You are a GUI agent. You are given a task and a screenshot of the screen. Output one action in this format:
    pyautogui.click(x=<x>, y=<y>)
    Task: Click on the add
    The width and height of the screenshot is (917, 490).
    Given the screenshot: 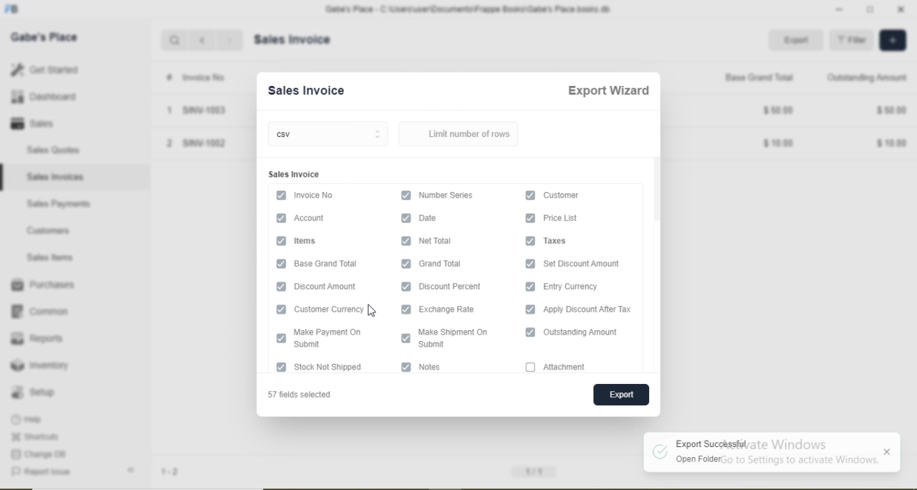 What is the action you would take?
    pyautogui.click(x=891, y=40)
    